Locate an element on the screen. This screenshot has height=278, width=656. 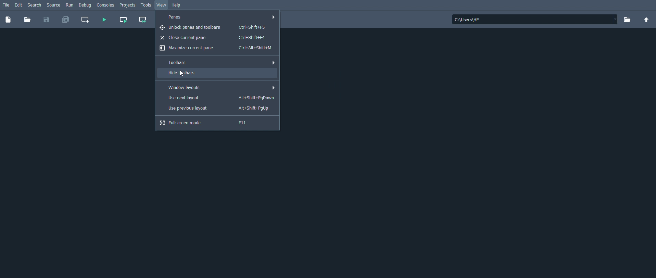
Use previous layout is located at coordinates (216, 108).